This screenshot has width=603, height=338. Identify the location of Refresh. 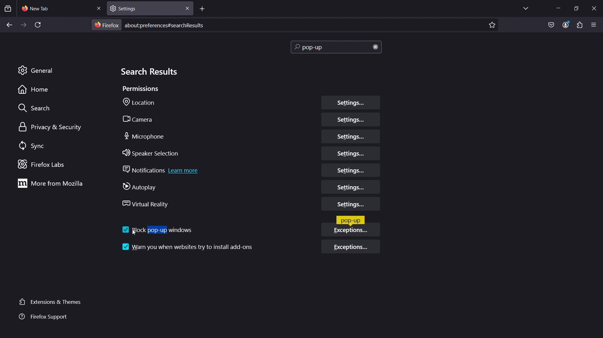
(41, 25).